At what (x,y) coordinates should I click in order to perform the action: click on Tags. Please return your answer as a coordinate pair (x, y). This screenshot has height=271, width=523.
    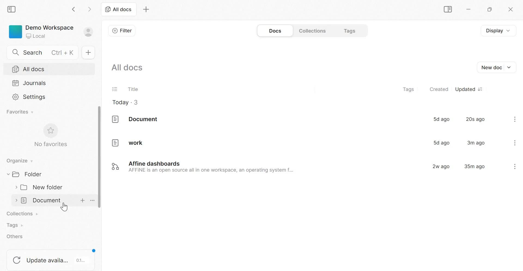
    Looking at the image, I should click on (15, 225).